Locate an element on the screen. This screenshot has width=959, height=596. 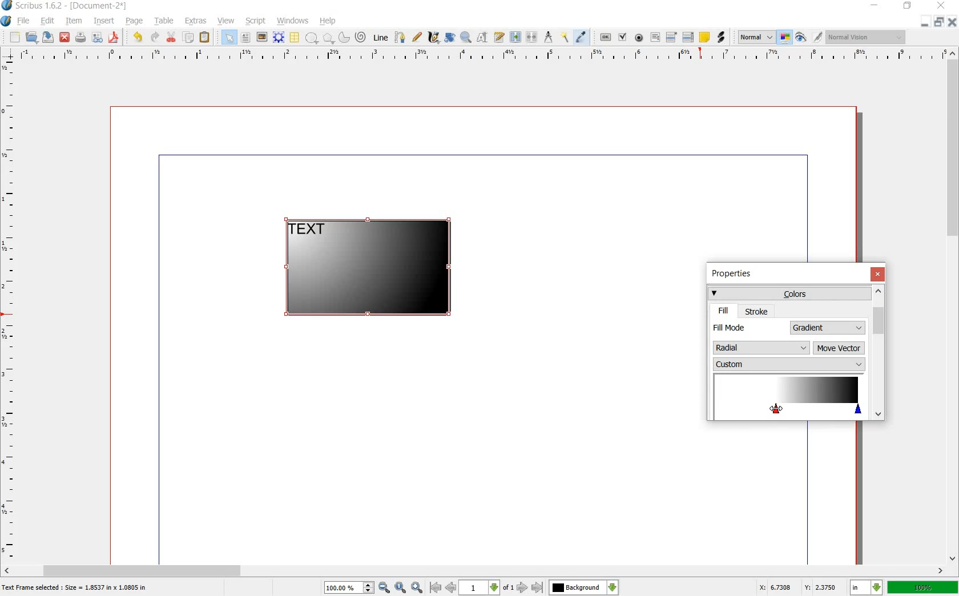
unlink text frame is located at coordinates (533, 38).